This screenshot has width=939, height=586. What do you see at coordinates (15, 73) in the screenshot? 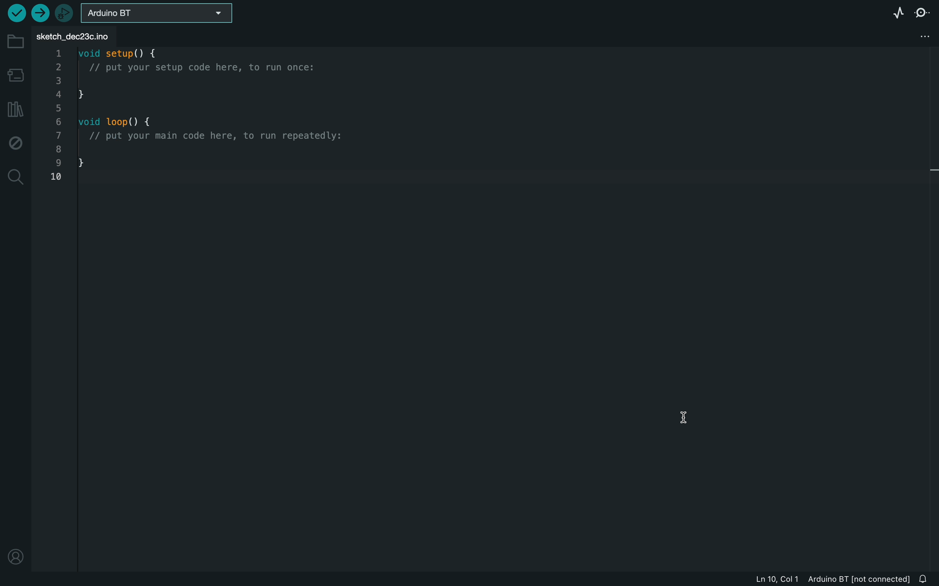
I see `board manager` at bounding box center [15, 73].